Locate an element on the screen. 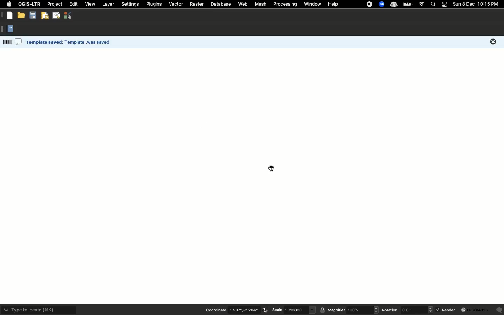 The height and width of the screenshot is (315, 504). Plugins is located at coordinates (154, 4).